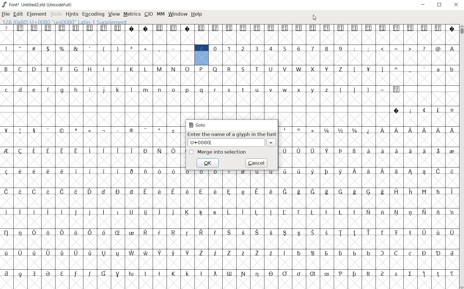  Describe the element at coordinates (257, 233) in the screenshot. I see `glyph` at that location.